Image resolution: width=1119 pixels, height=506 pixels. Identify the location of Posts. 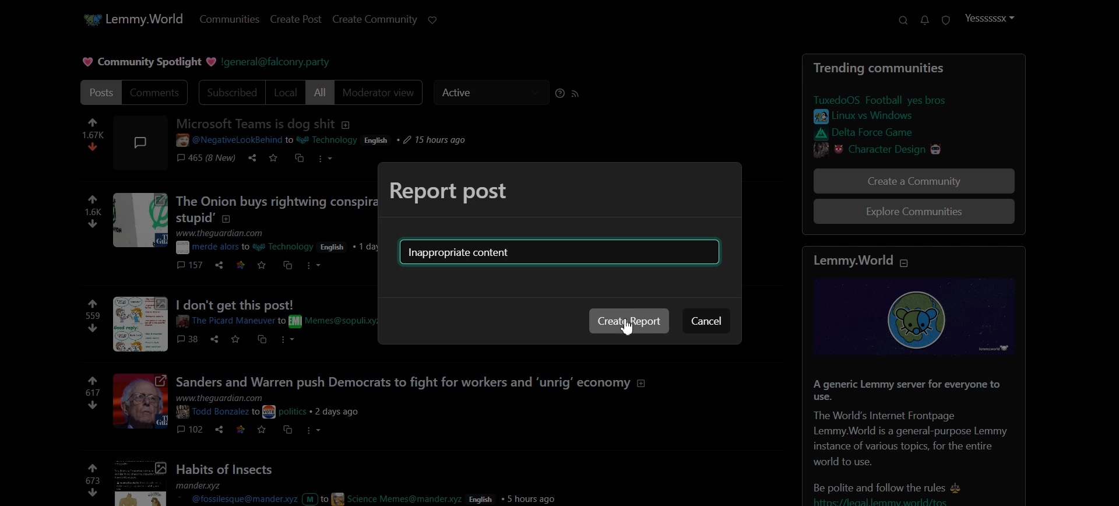
(478, 483).